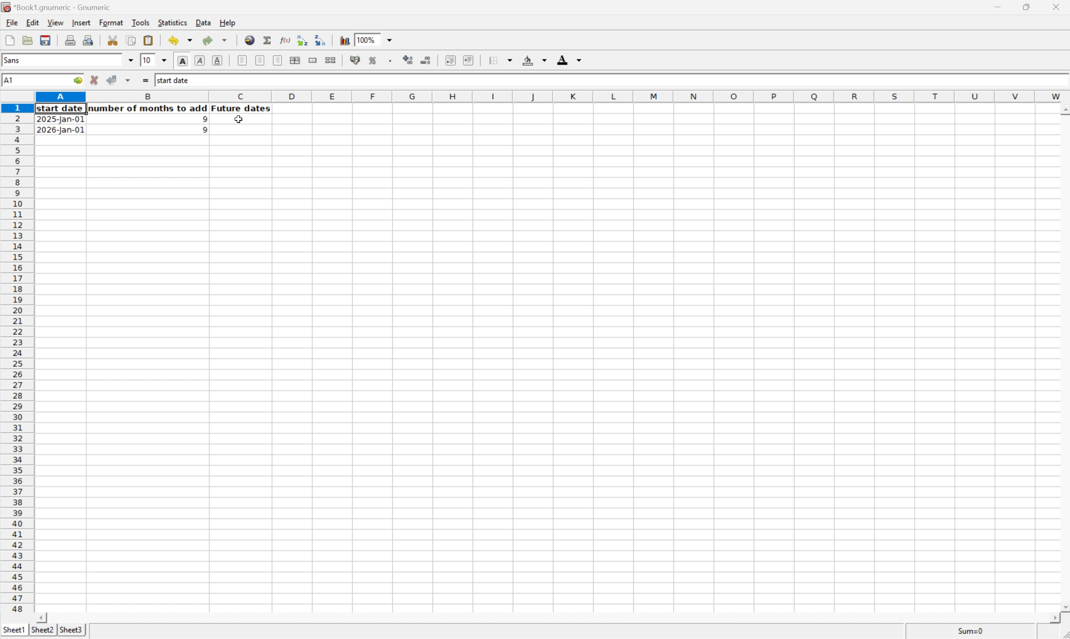 The width and height of the screenshot is (1070, 639). Describe the element at coordinates (972, 631) in the screenshot. I see `Sum=0` at that location.